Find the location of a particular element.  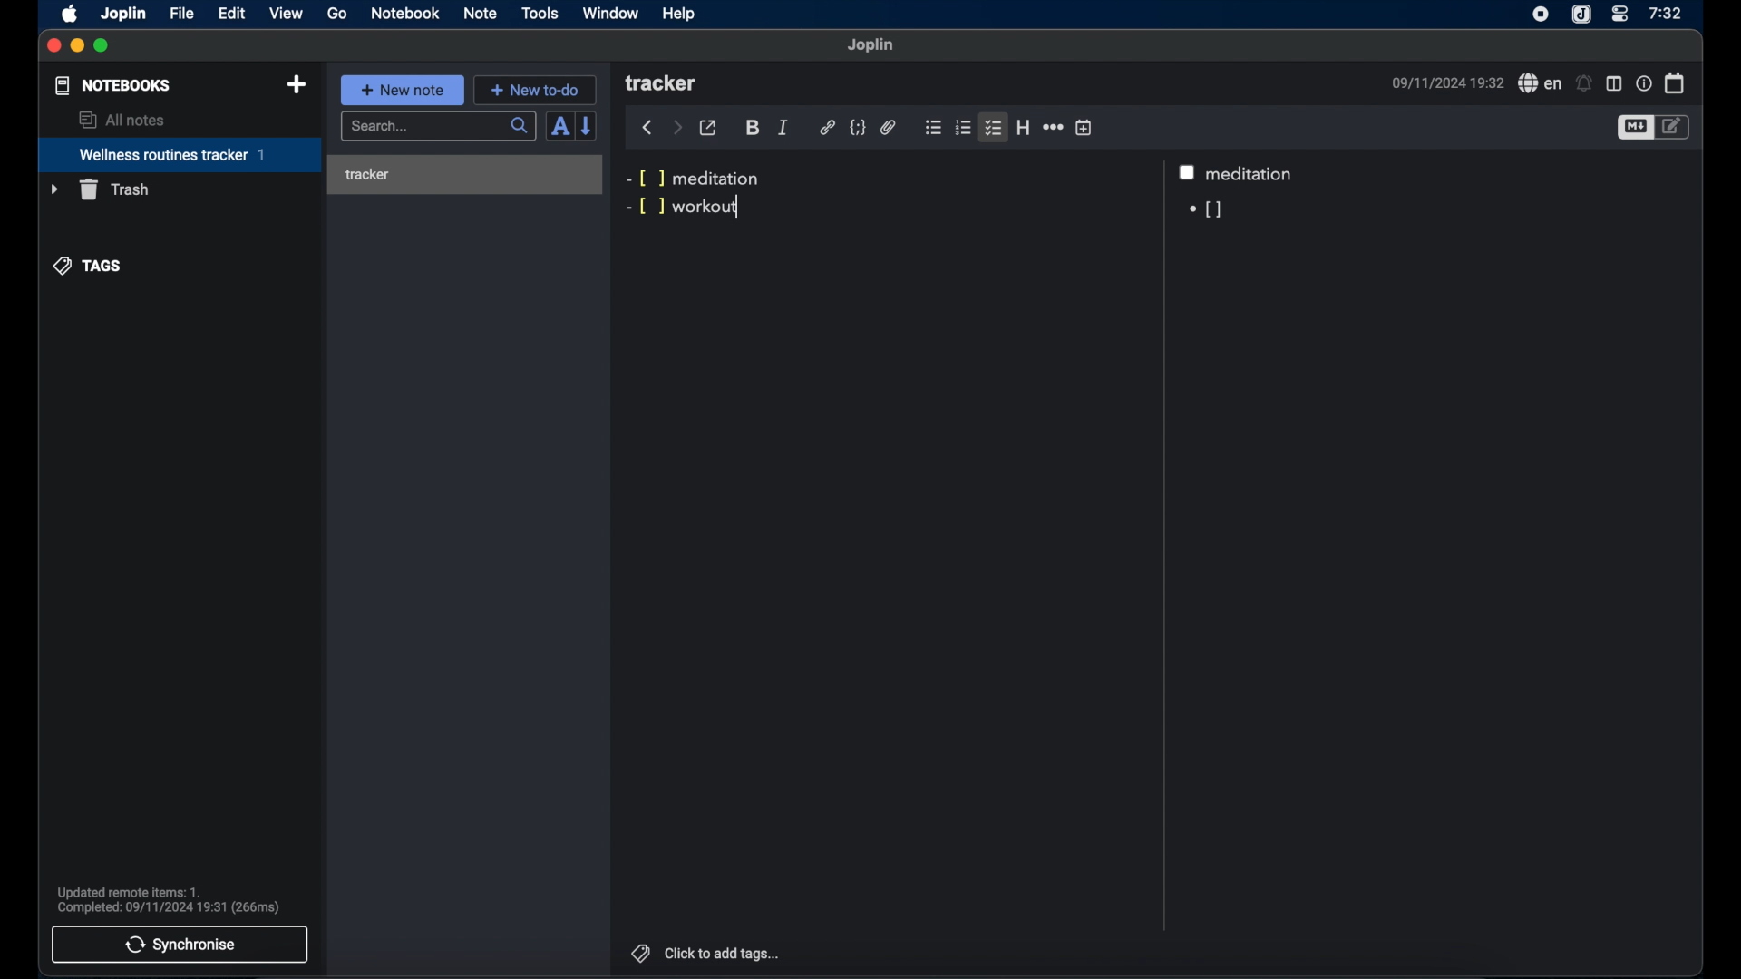

set alarms is located at coordinates (1584, 83).